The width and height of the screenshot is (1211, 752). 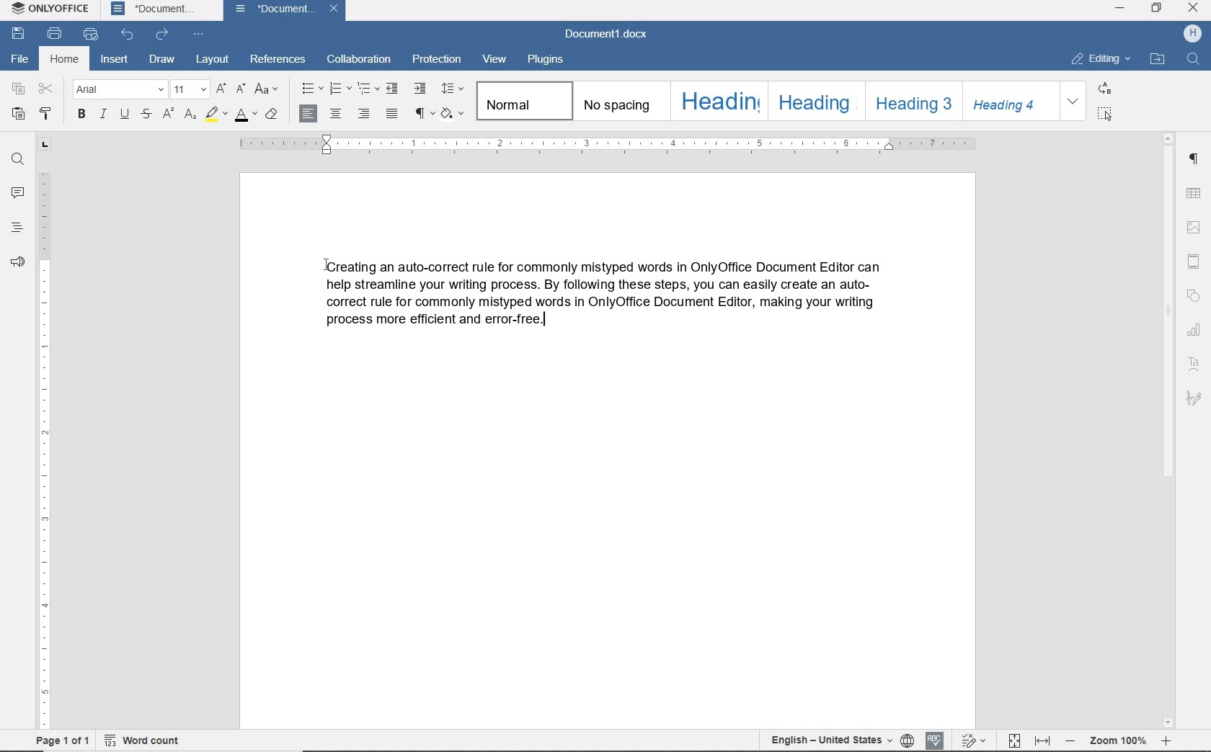 I want to click on track changes, so click(x=972, y=741).